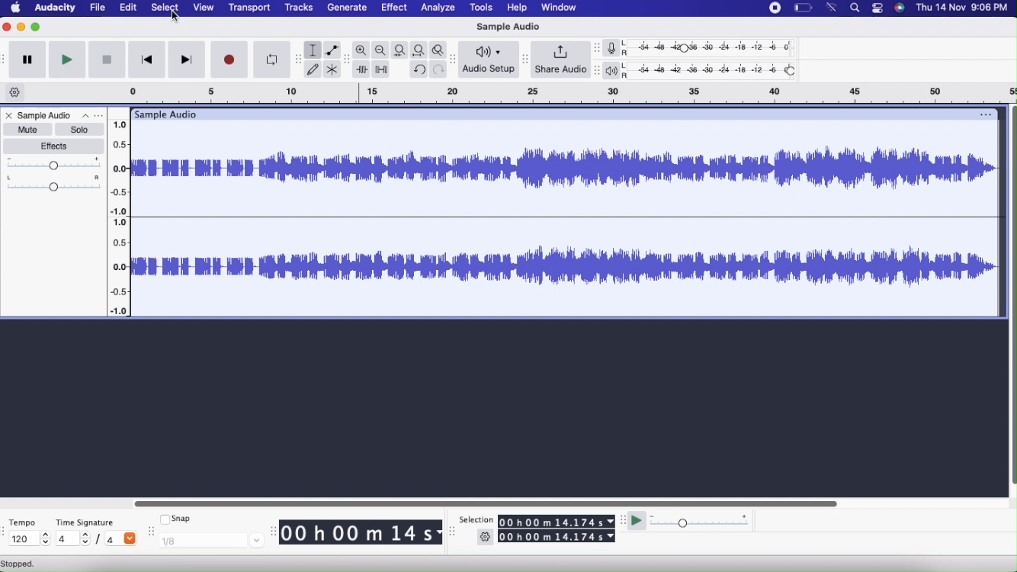 Image resolution: width=1017 pixels, height=572 pixels. What do you see at coordinates (507, 29) in the screenshot?
I see `Sample Audio` at bounding box center [507, 29].